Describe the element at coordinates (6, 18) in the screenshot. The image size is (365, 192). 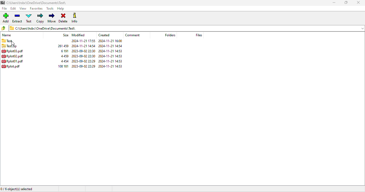
I see `add` at that location.